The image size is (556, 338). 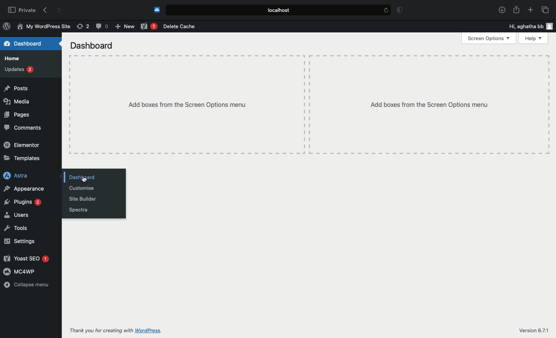 What do you see at coordinates (83, 199) in the screenshot?
I see `Site builder` at bounding box center [83, 199].